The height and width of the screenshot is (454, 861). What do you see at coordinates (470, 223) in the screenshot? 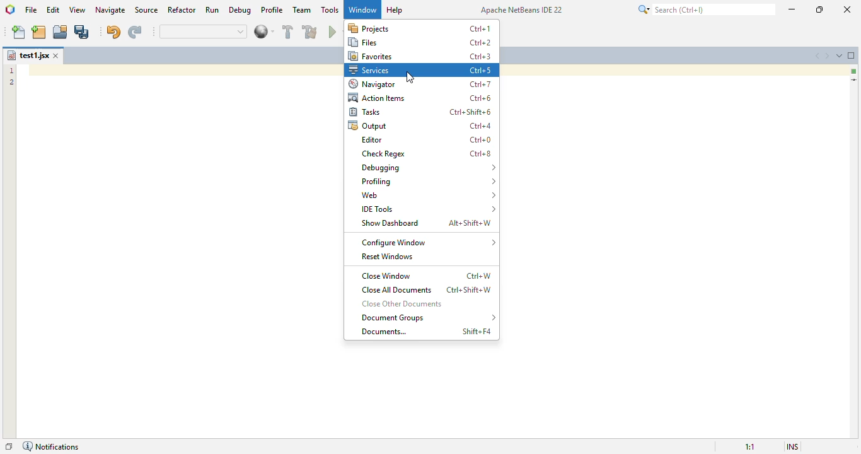
I see `shortcut for show dashboard` at bounding box center [470, 223].